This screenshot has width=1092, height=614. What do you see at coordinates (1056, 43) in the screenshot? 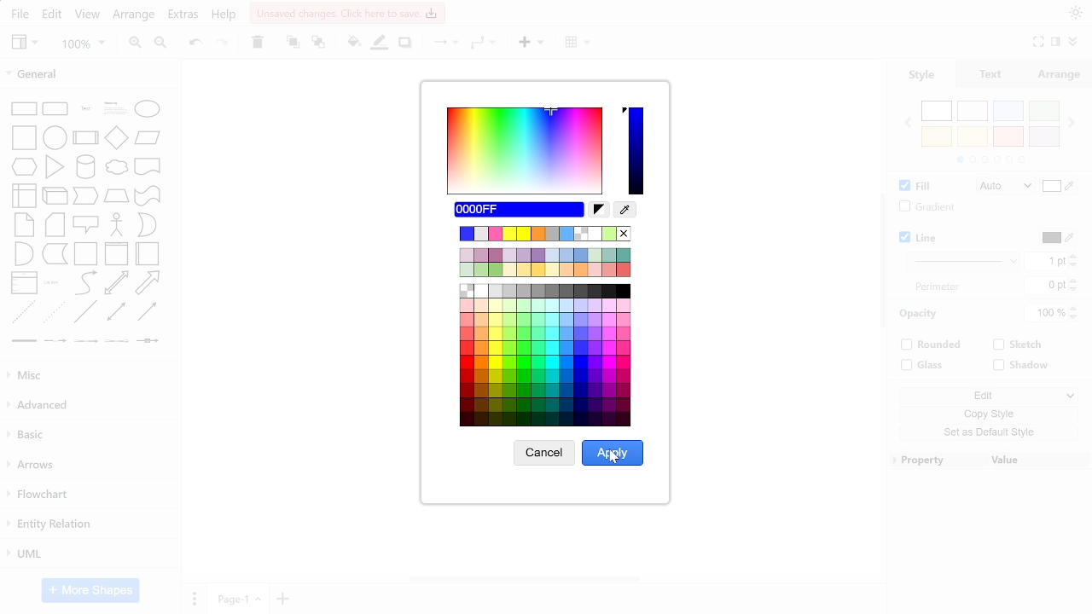
I see `collapse` at bounding box center [1056, 43].